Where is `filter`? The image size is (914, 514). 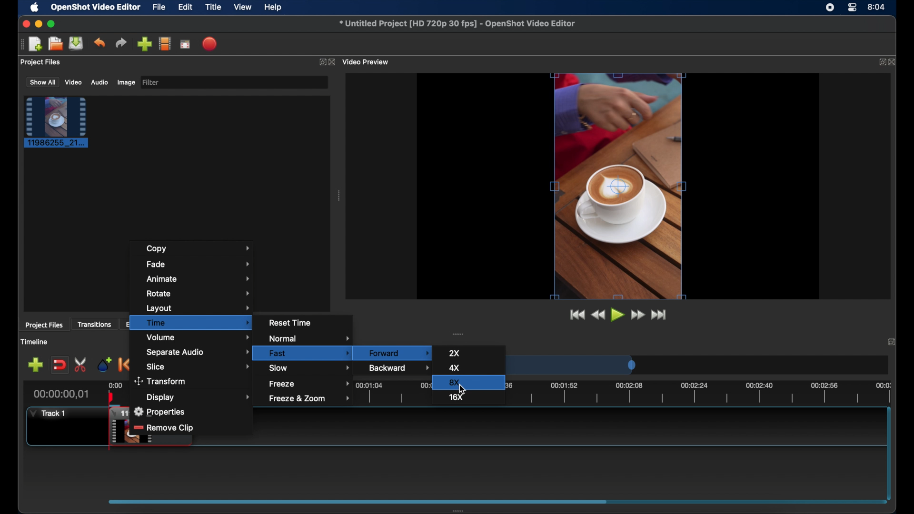
filter is located at coordinates (151, 82).